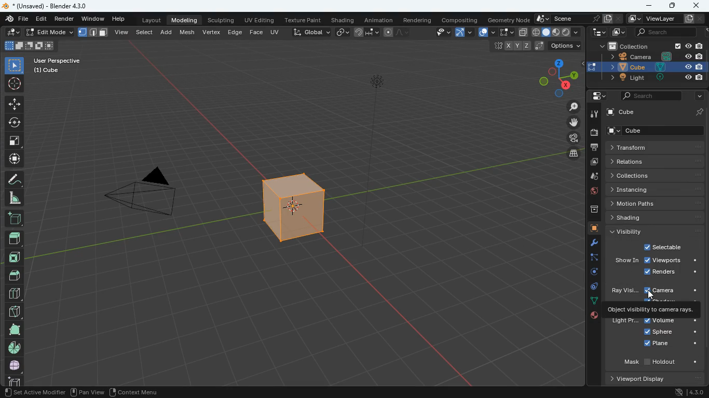  What do you see at coordinates (459, 20) in the screenshot?
I see `compositing` at bounding box center [459, 20].